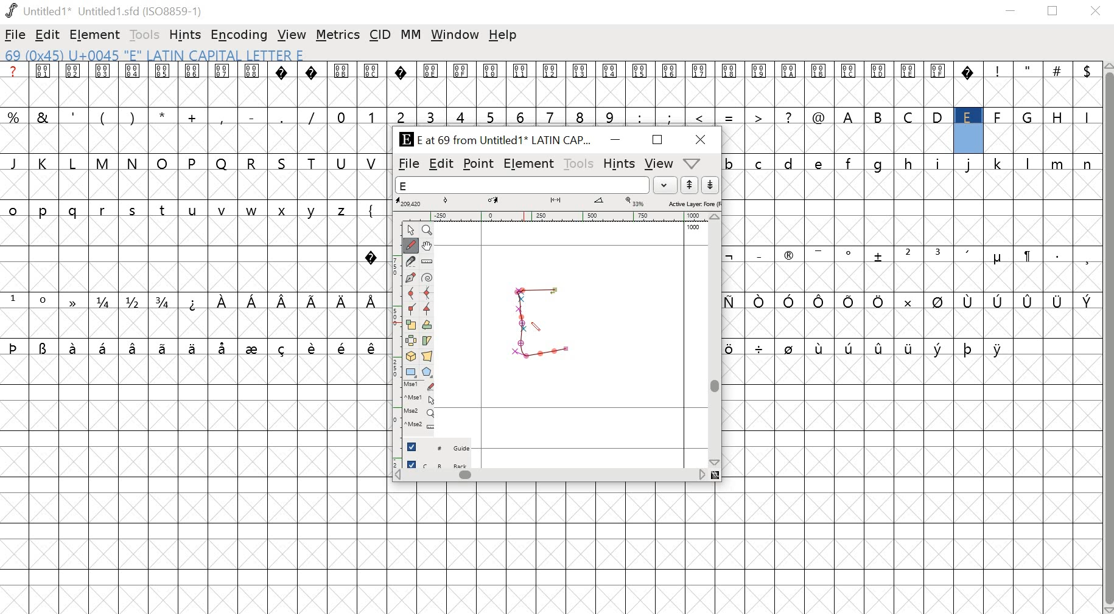 This screenshot has width=1114, height=614. Describe the element at coordinates (93, 34) in the screenshot. I see `element` at that location.